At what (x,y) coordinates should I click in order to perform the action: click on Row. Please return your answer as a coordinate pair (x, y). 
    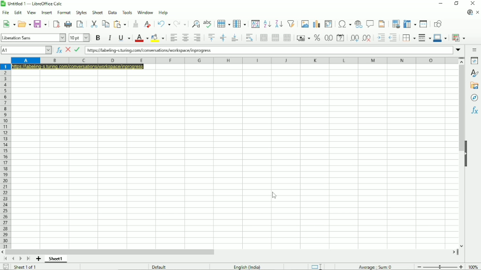
    Looking at the image, I should click on (224, 23).